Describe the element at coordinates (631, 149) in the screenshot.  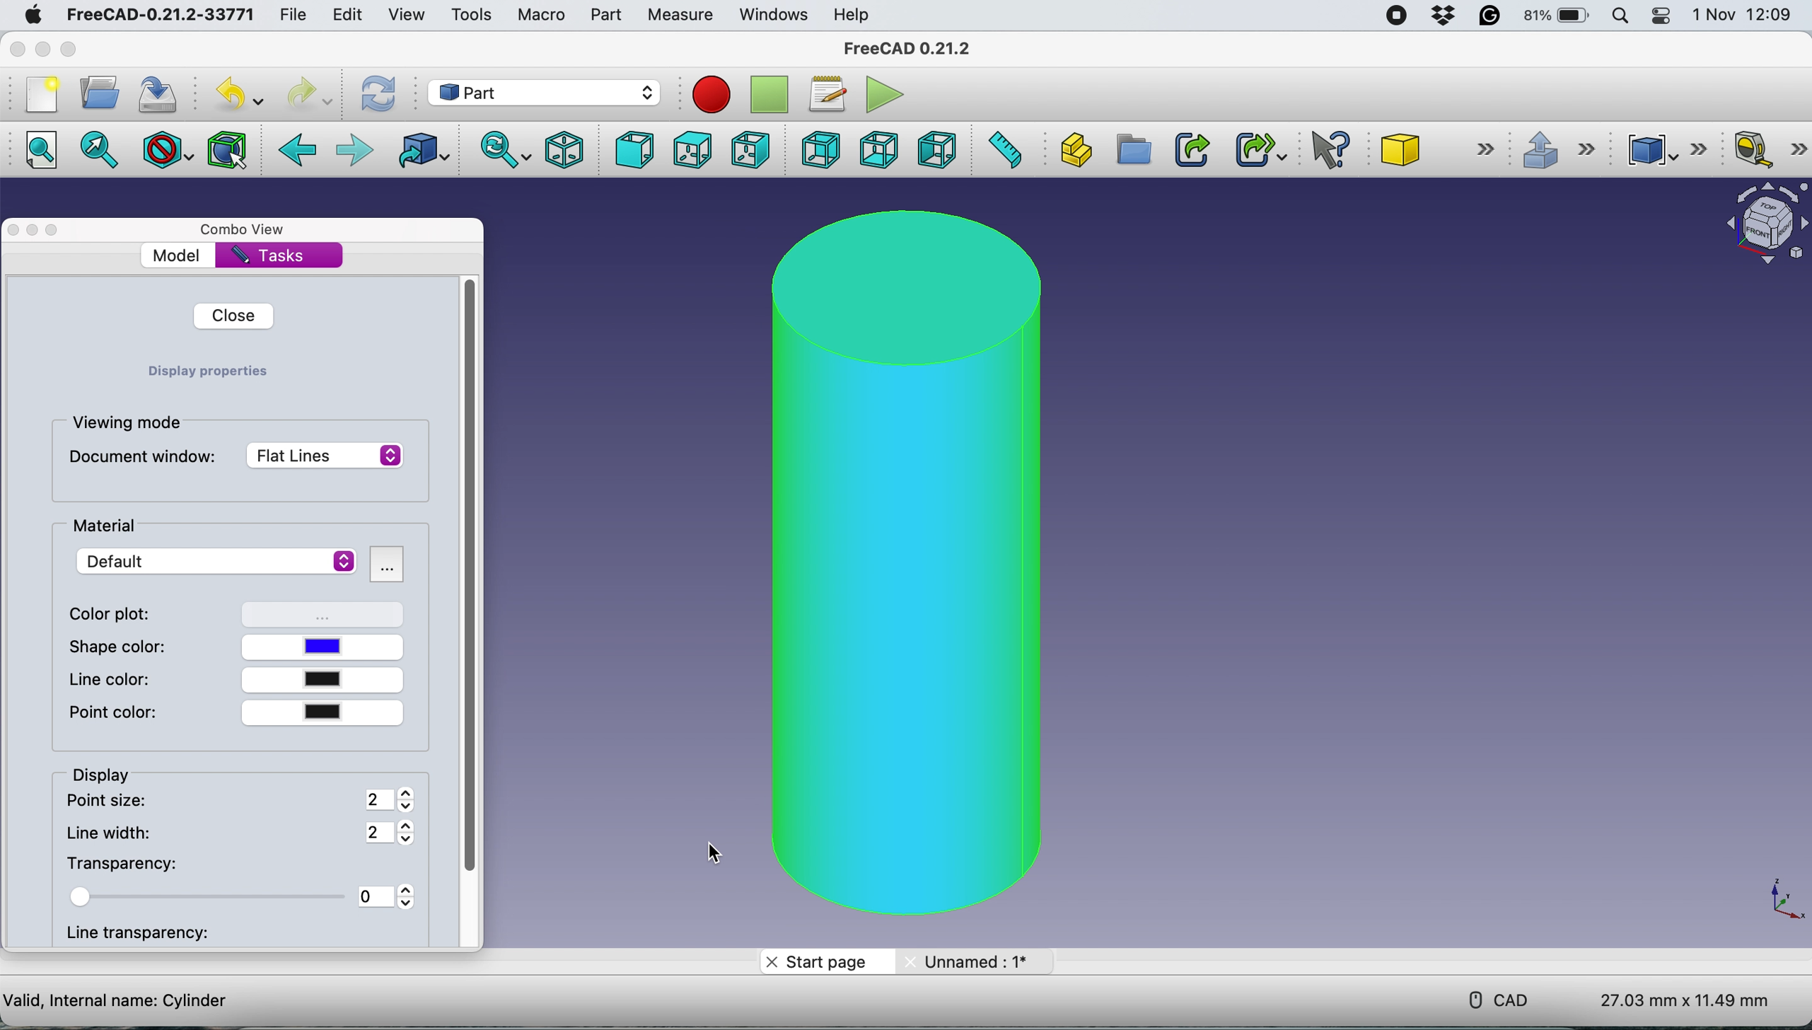
I see `front` at that location.